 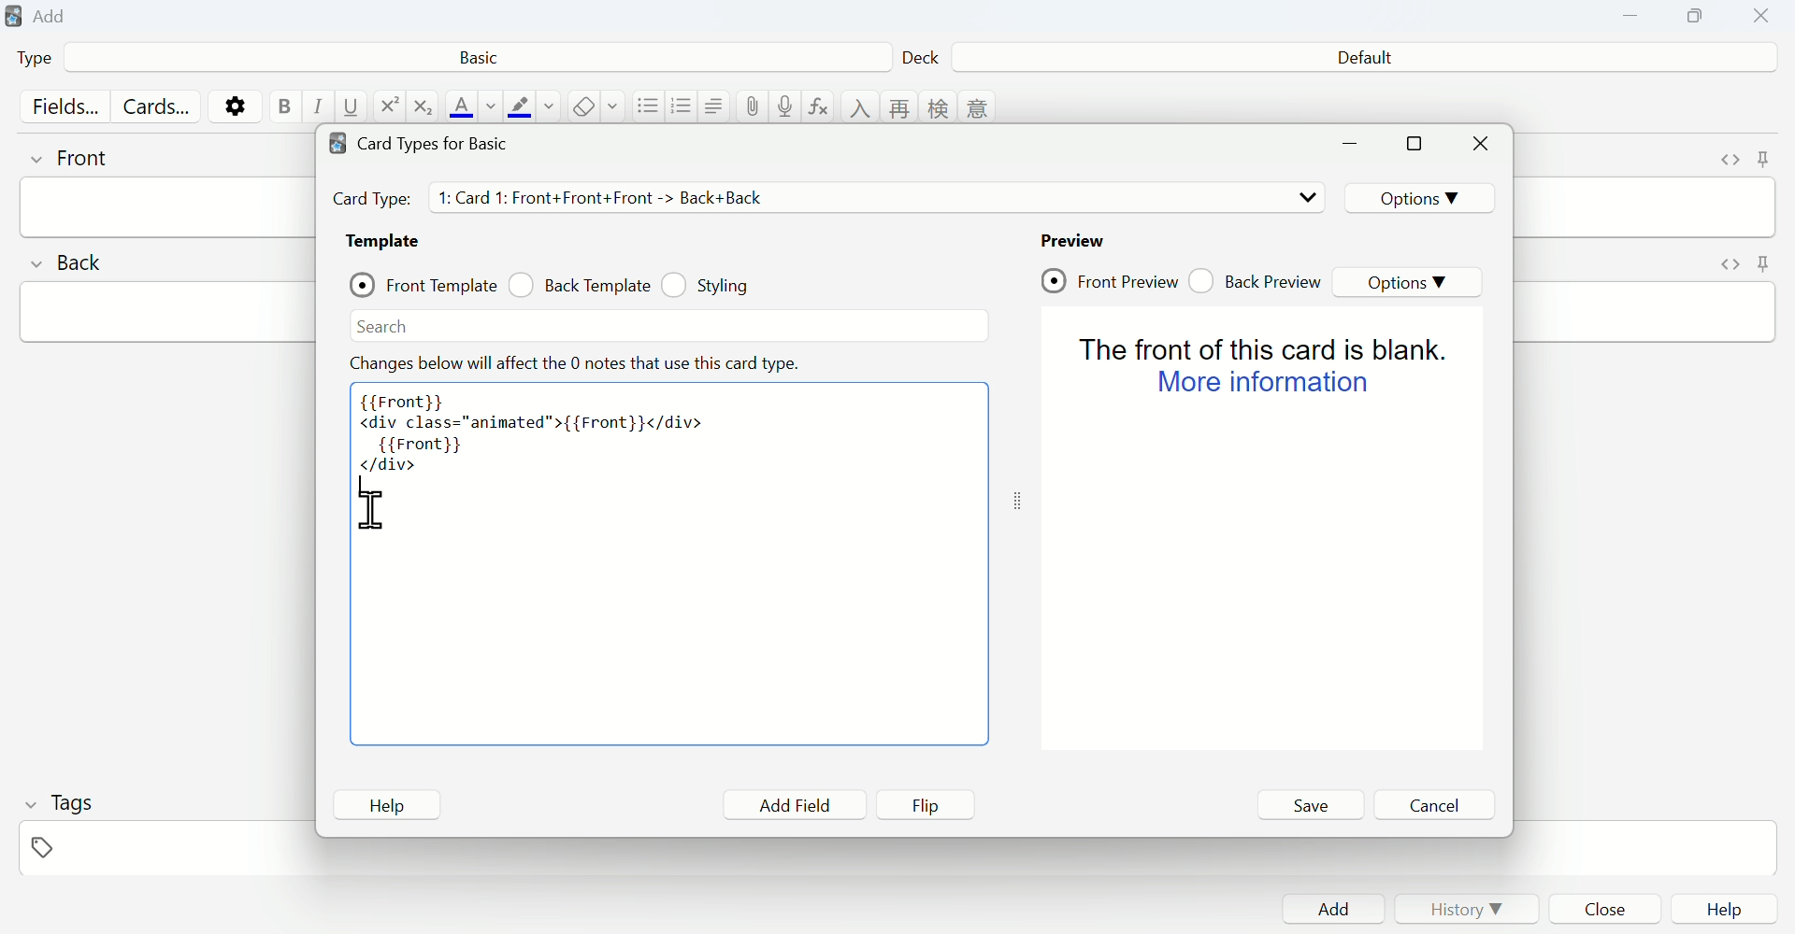 I want to click on Front Preview, so click(x=1110, y=281).